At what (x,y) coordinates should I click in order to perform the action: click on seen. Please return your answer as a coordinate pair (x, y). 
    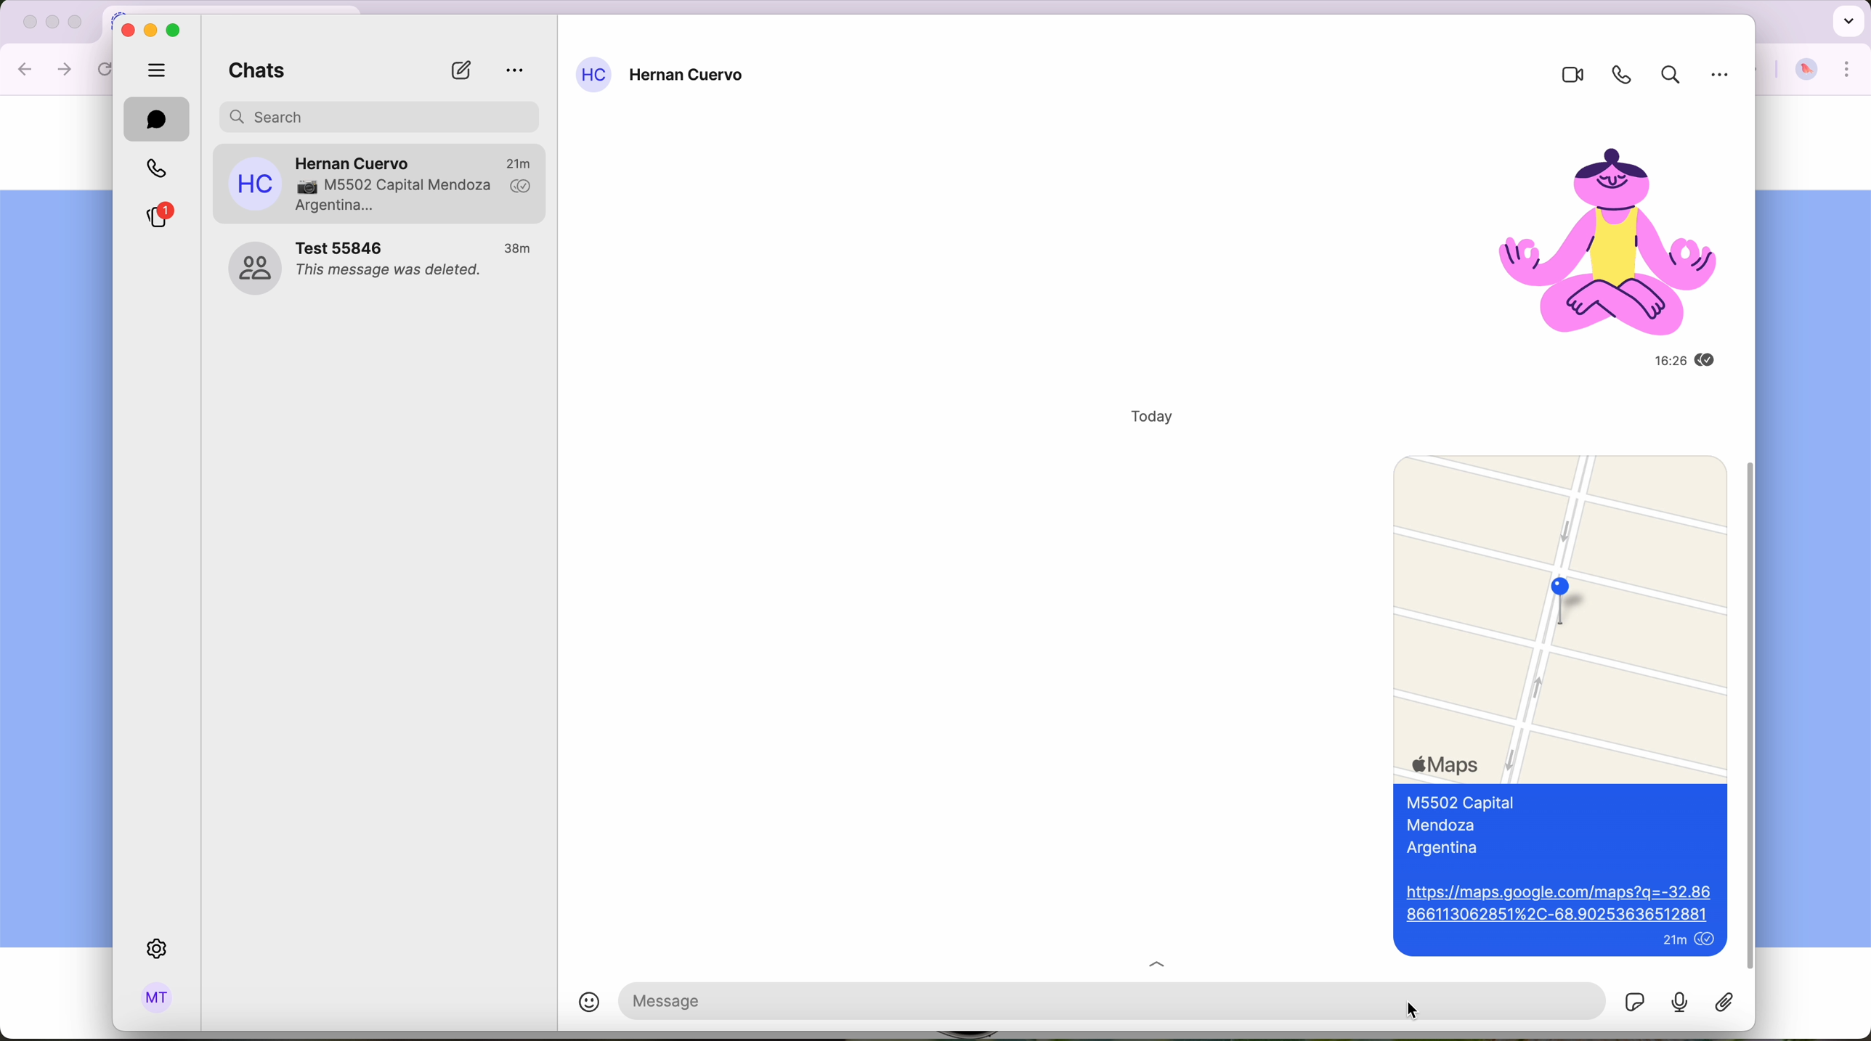
    Looking at the image, I should click on (1711, 361).